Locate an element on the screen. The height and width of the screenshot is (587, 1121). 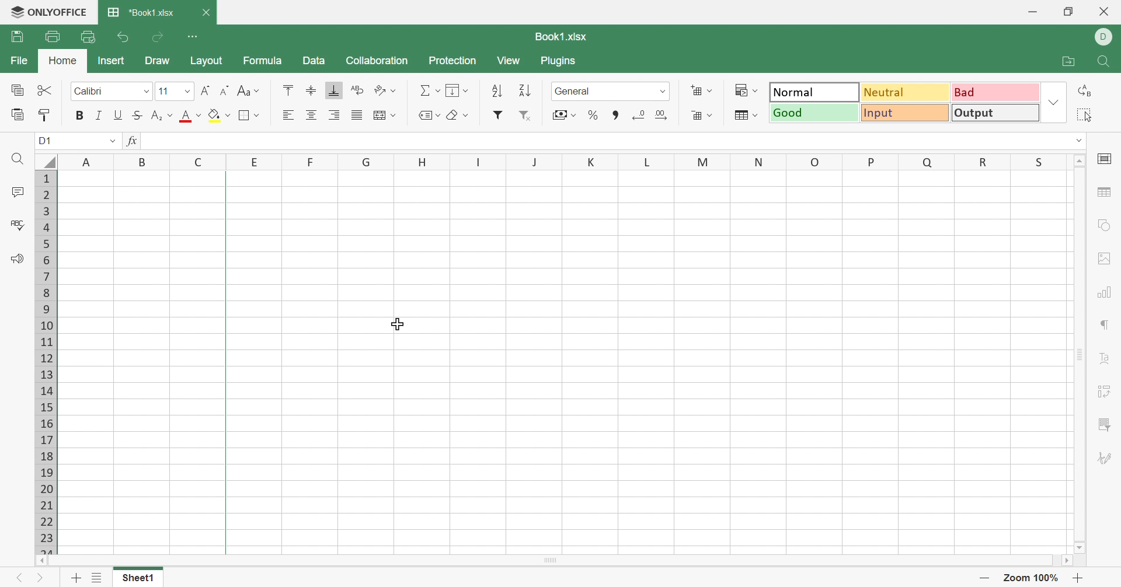
Cut is located at coordinates (45, 92).